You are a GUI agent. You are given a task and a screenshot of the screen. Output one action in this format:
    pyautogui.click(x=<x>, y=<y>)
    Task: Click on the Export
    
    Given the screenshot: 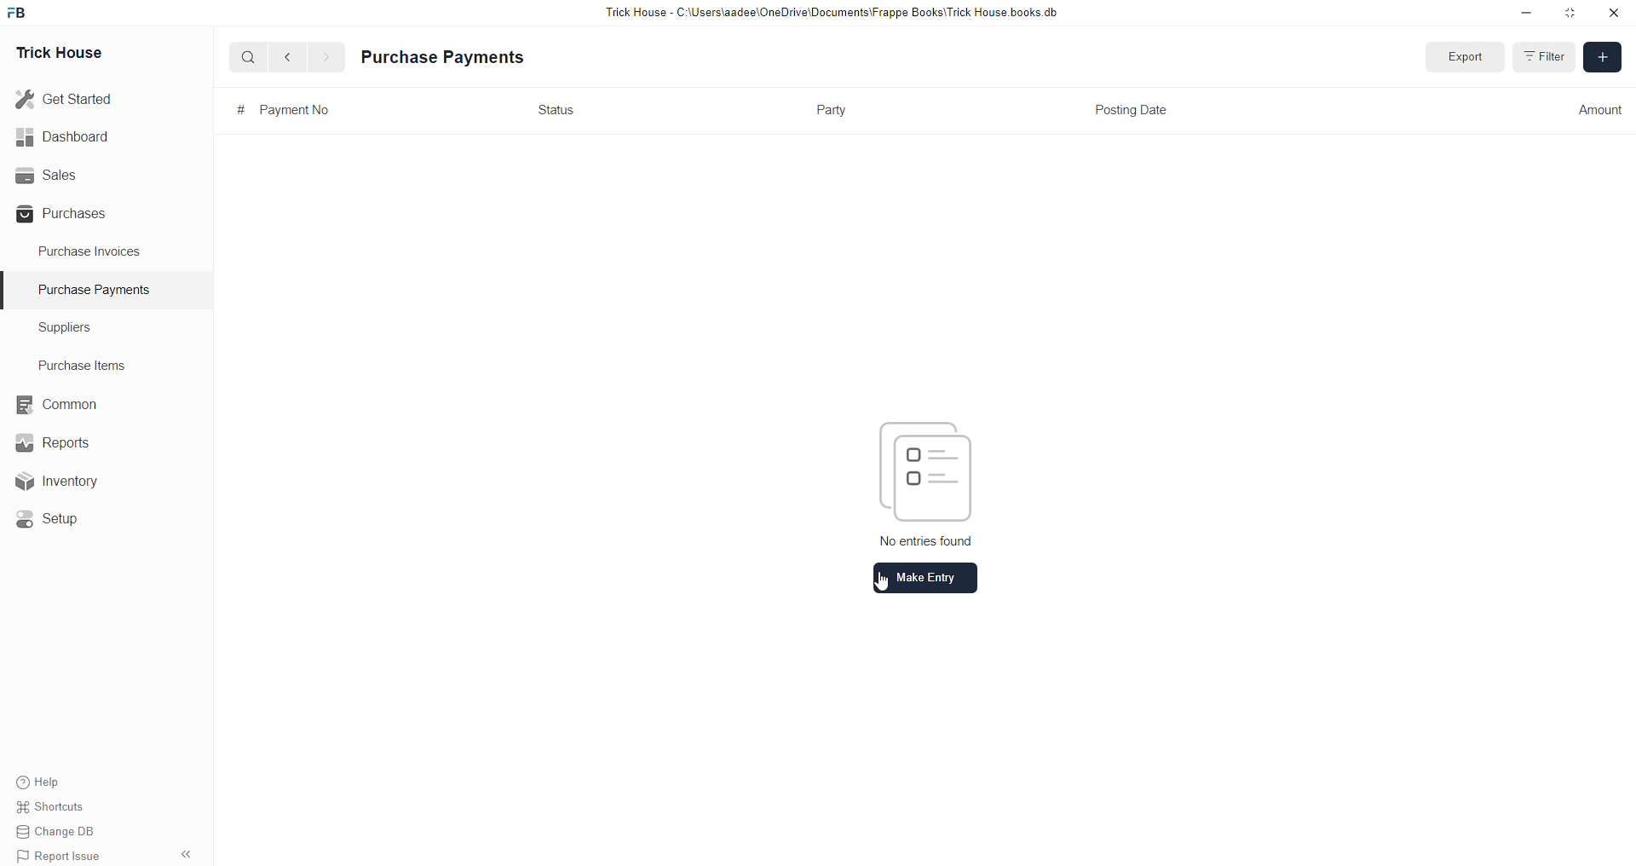 What is the action you would take?
    pyautogui.click(x=1459, y=55)
    